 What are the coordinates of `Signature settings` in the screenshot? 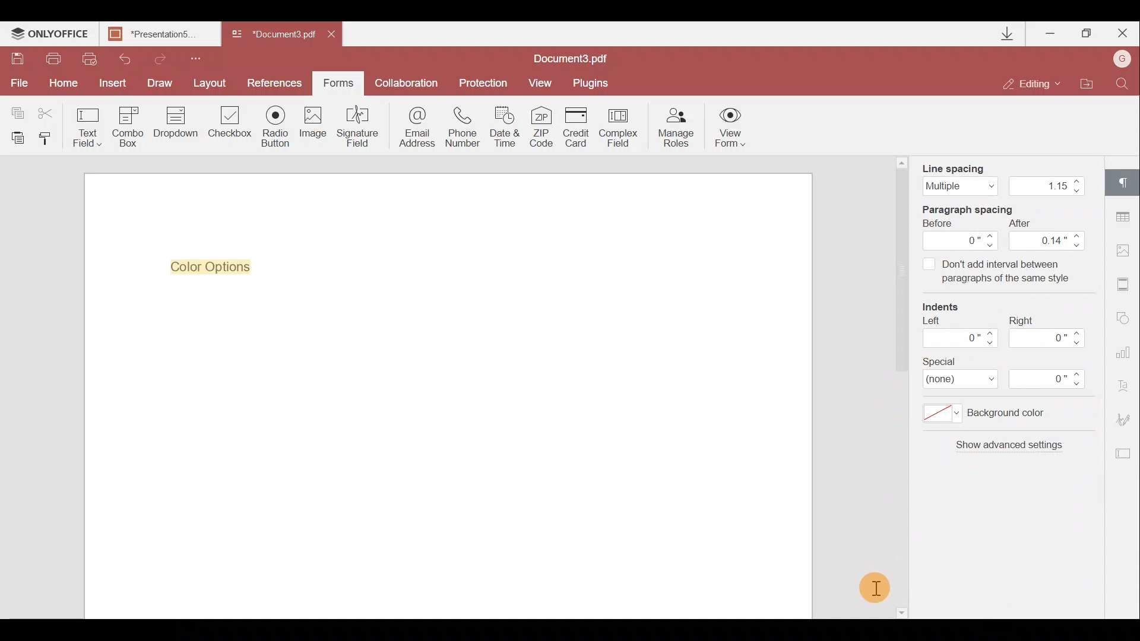 It's located at (1122, 415).